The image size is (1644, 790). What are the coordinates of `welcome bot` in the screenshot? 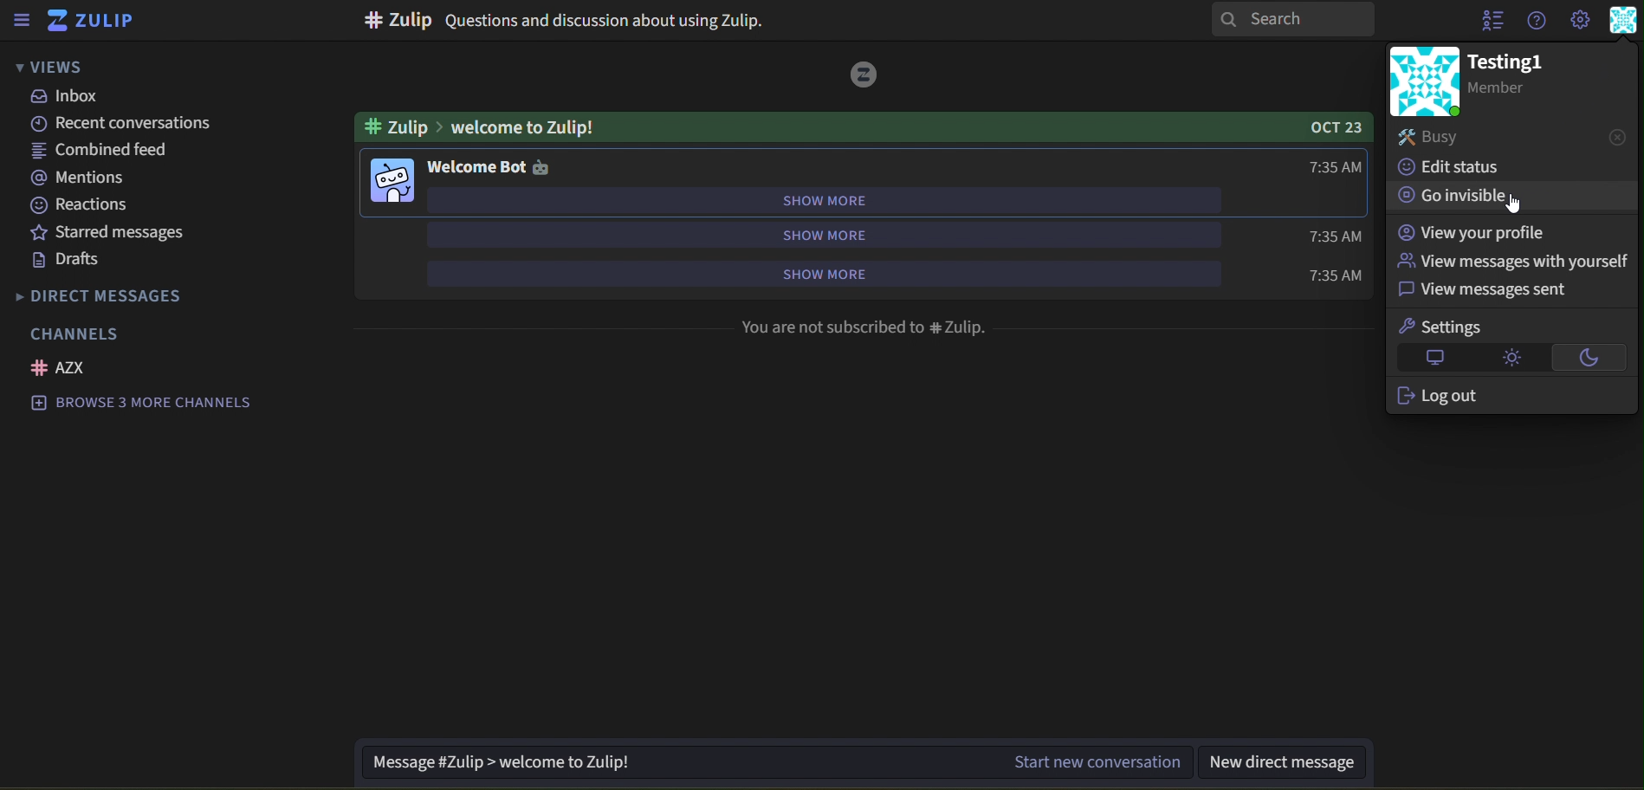 It's located at (489, 168).